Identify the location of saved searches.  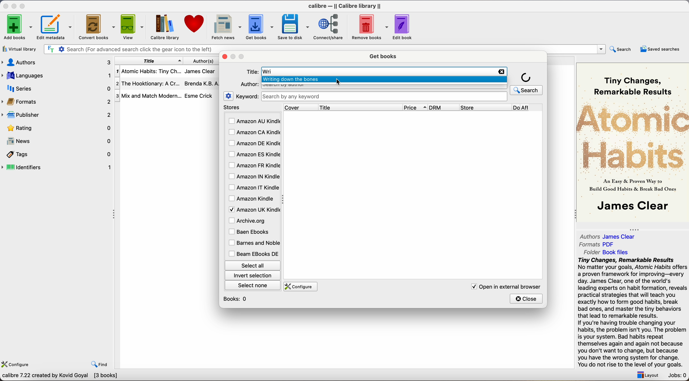
(660, 49).